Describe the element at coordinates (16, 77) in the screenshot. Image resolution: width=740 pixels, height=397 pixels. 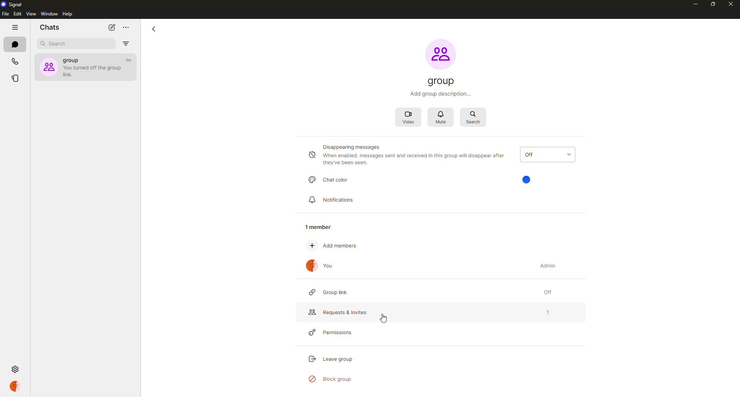
I see `stories` at that location.